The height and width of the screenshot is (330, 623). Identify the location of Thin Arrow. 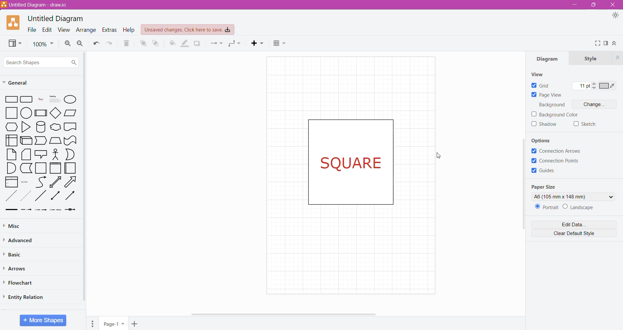
(41, 210).